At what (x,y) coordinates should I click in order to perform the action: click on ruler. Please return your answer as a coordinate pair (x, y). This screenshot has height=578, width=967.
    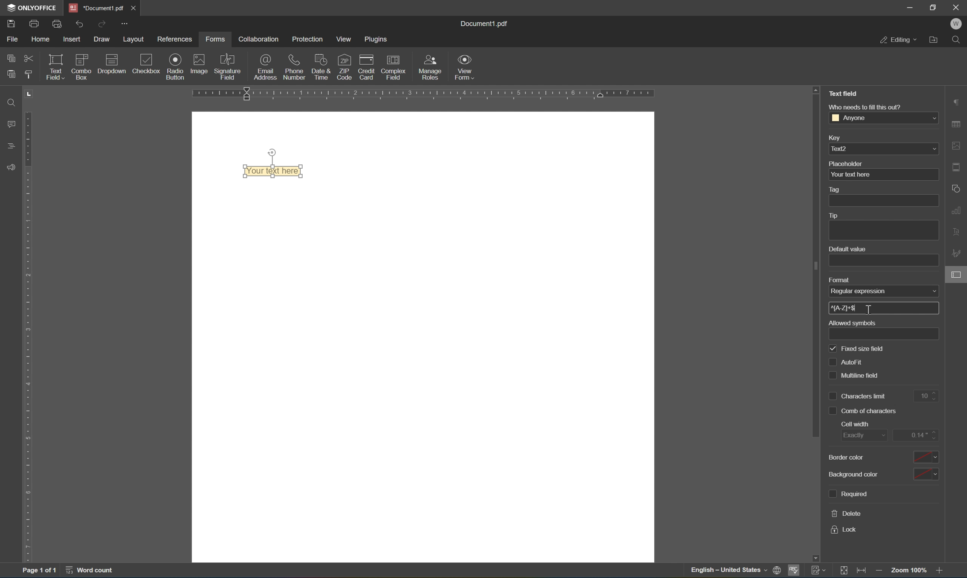
    Looking at the image, I should click on (423, 94).